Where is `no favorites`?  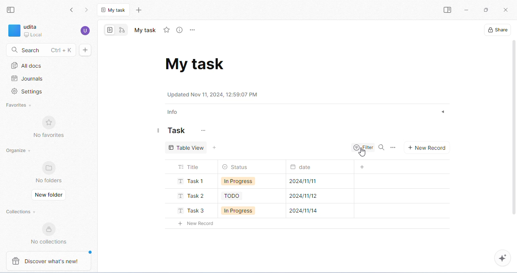
no favorites is located at coordinates (48, 136).